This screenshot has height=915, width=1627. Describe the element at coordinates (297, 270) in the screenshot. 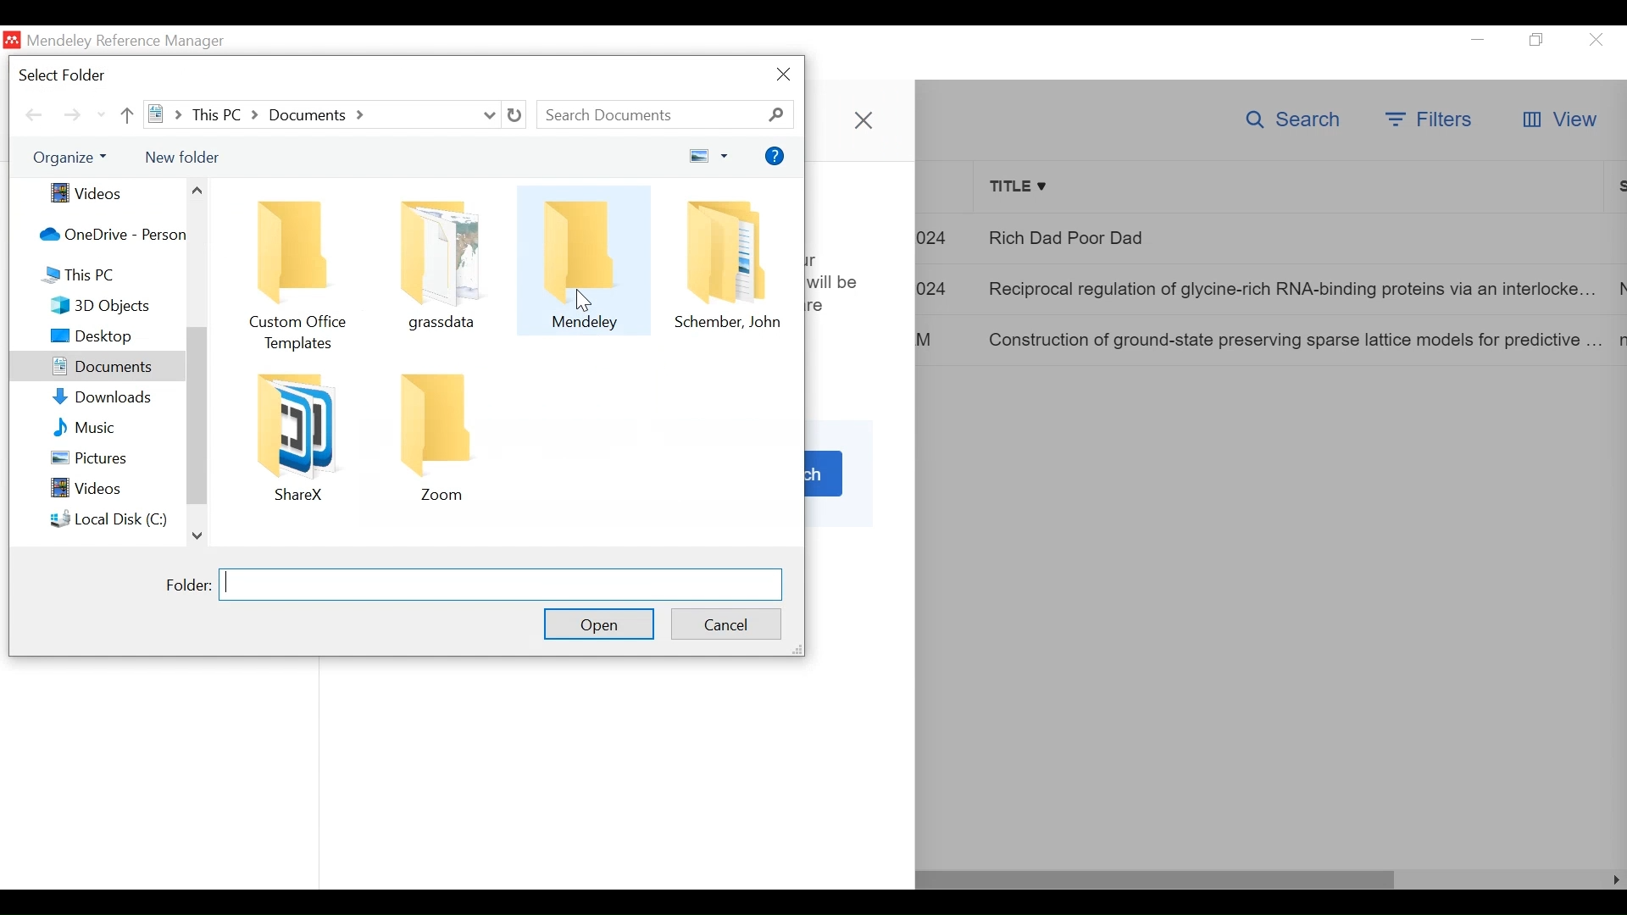

I see `Folder` at that location.